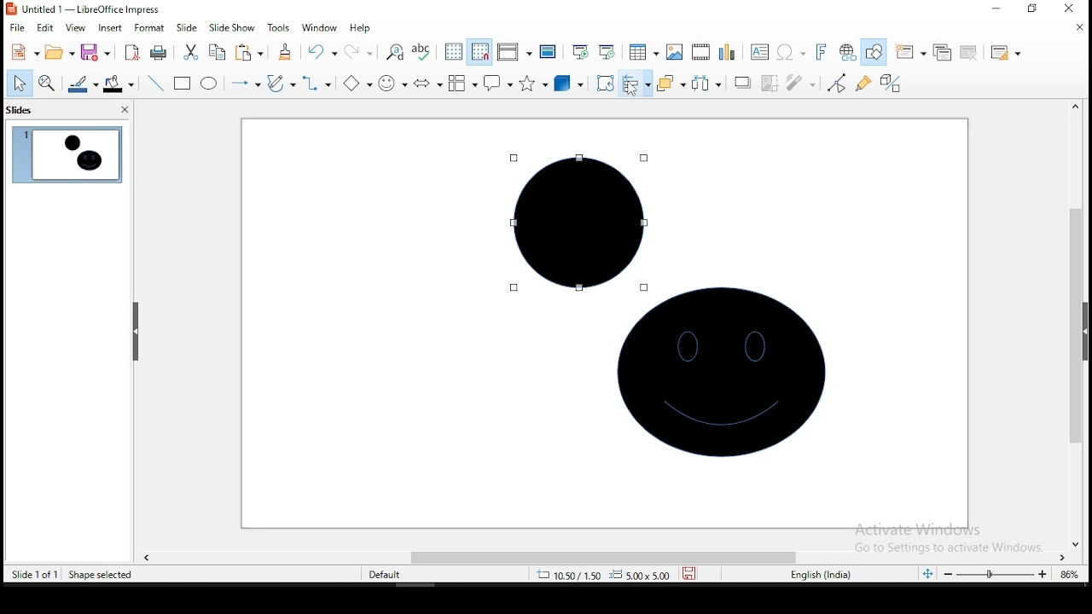  Describe the element at coordinates (706, 84) in the screenshot. I see `distribute` at that location.